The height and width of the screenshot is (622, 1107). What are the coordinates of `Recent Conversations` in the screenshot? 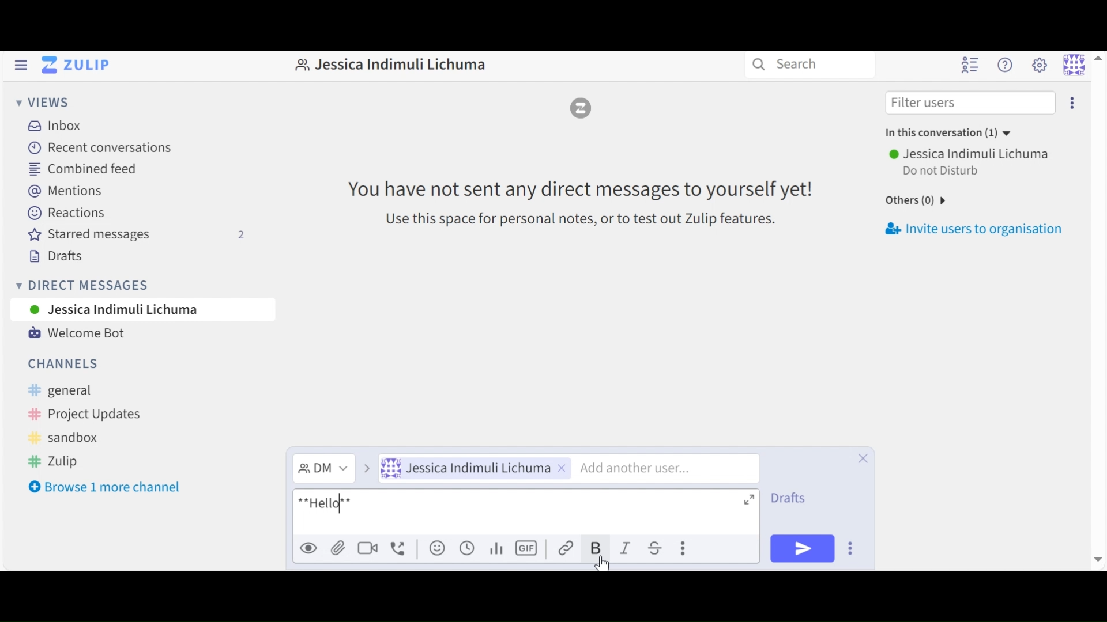 It's located at (98, 149).